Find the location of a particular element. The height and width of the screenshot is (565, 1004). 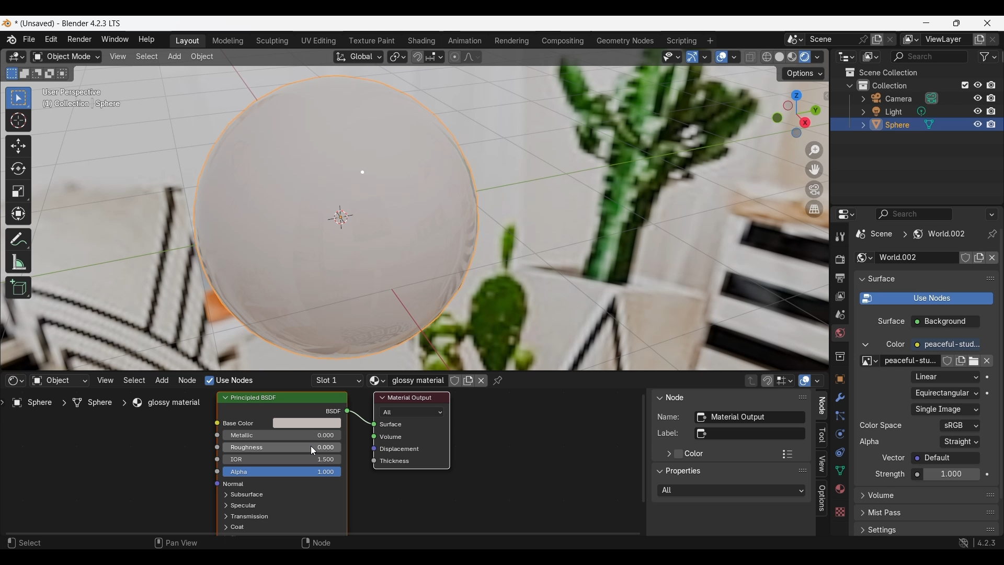

Snap during transform is located at coordinates (417, 56).